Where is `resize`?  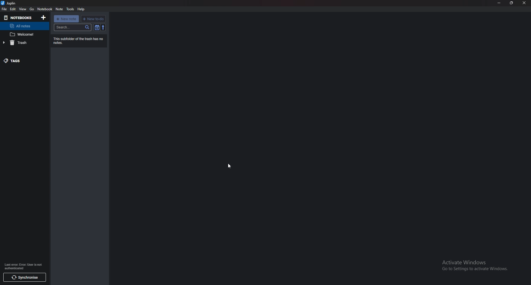
resize is located at coordinates (511, 3).